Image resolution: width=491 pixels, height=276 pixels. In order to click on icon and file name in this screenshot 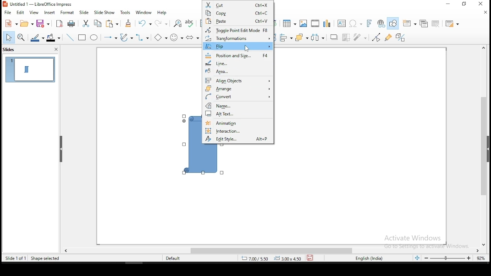, I will do `click(43, 4)`.